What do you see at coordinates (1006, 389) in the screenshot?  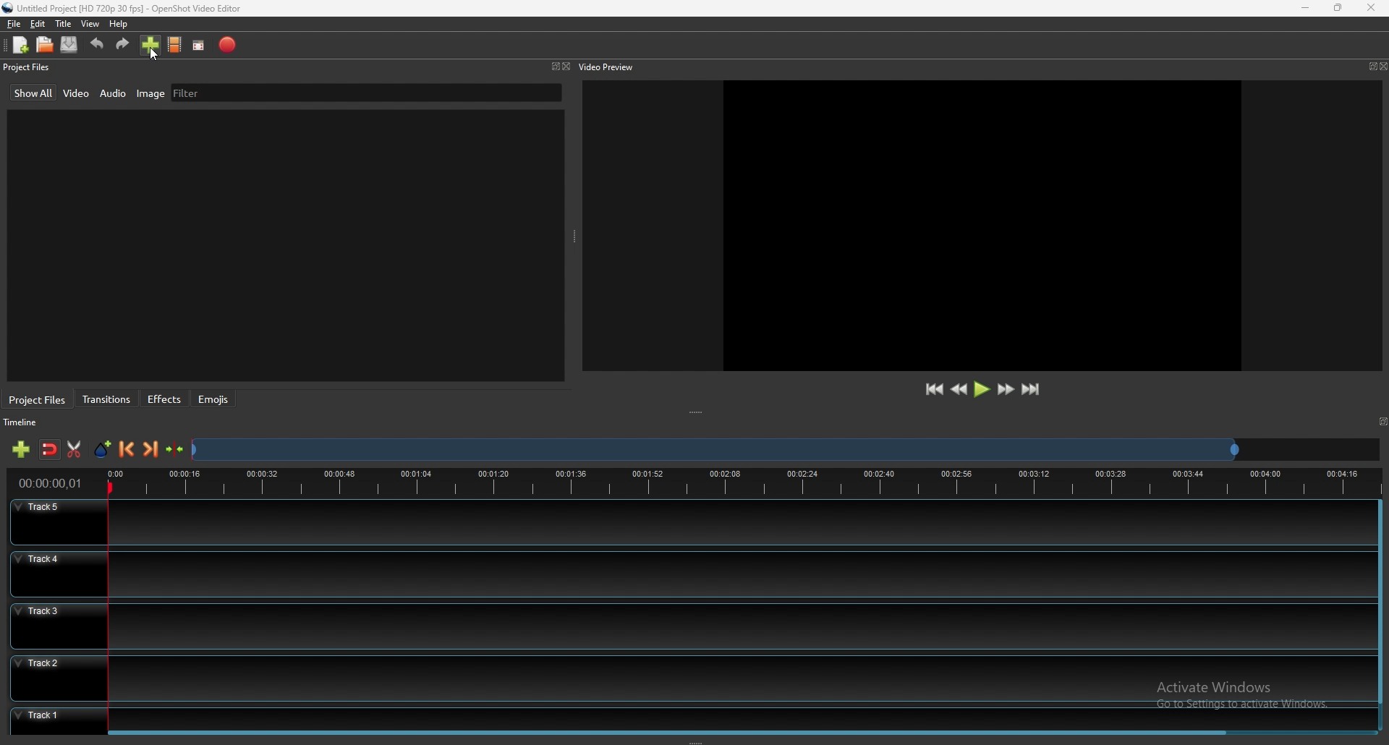 I see `fast forward` at bounding box center [1006, 389].